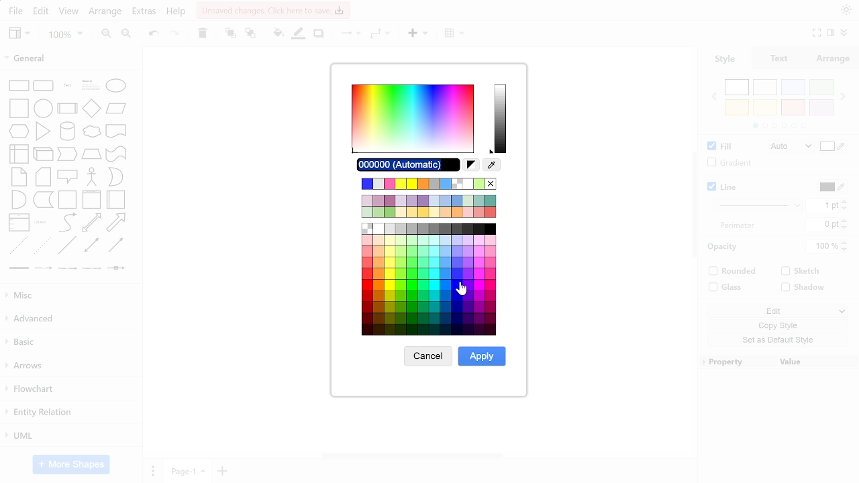 This screenshot has width=859, height=483. I want to click on fill color, so click(833, 148).